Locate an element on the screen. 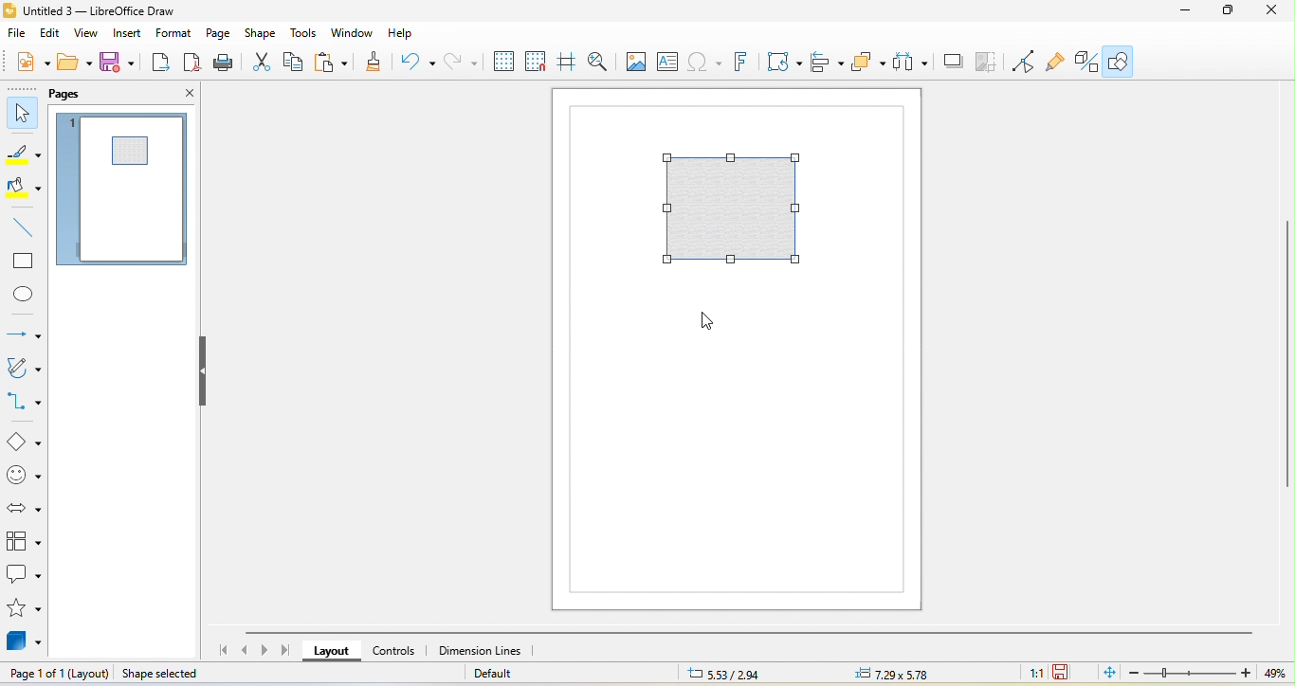 Image resolution: width=1295 pixels, height=686 pixels. open is located at coordinates (76, 65).